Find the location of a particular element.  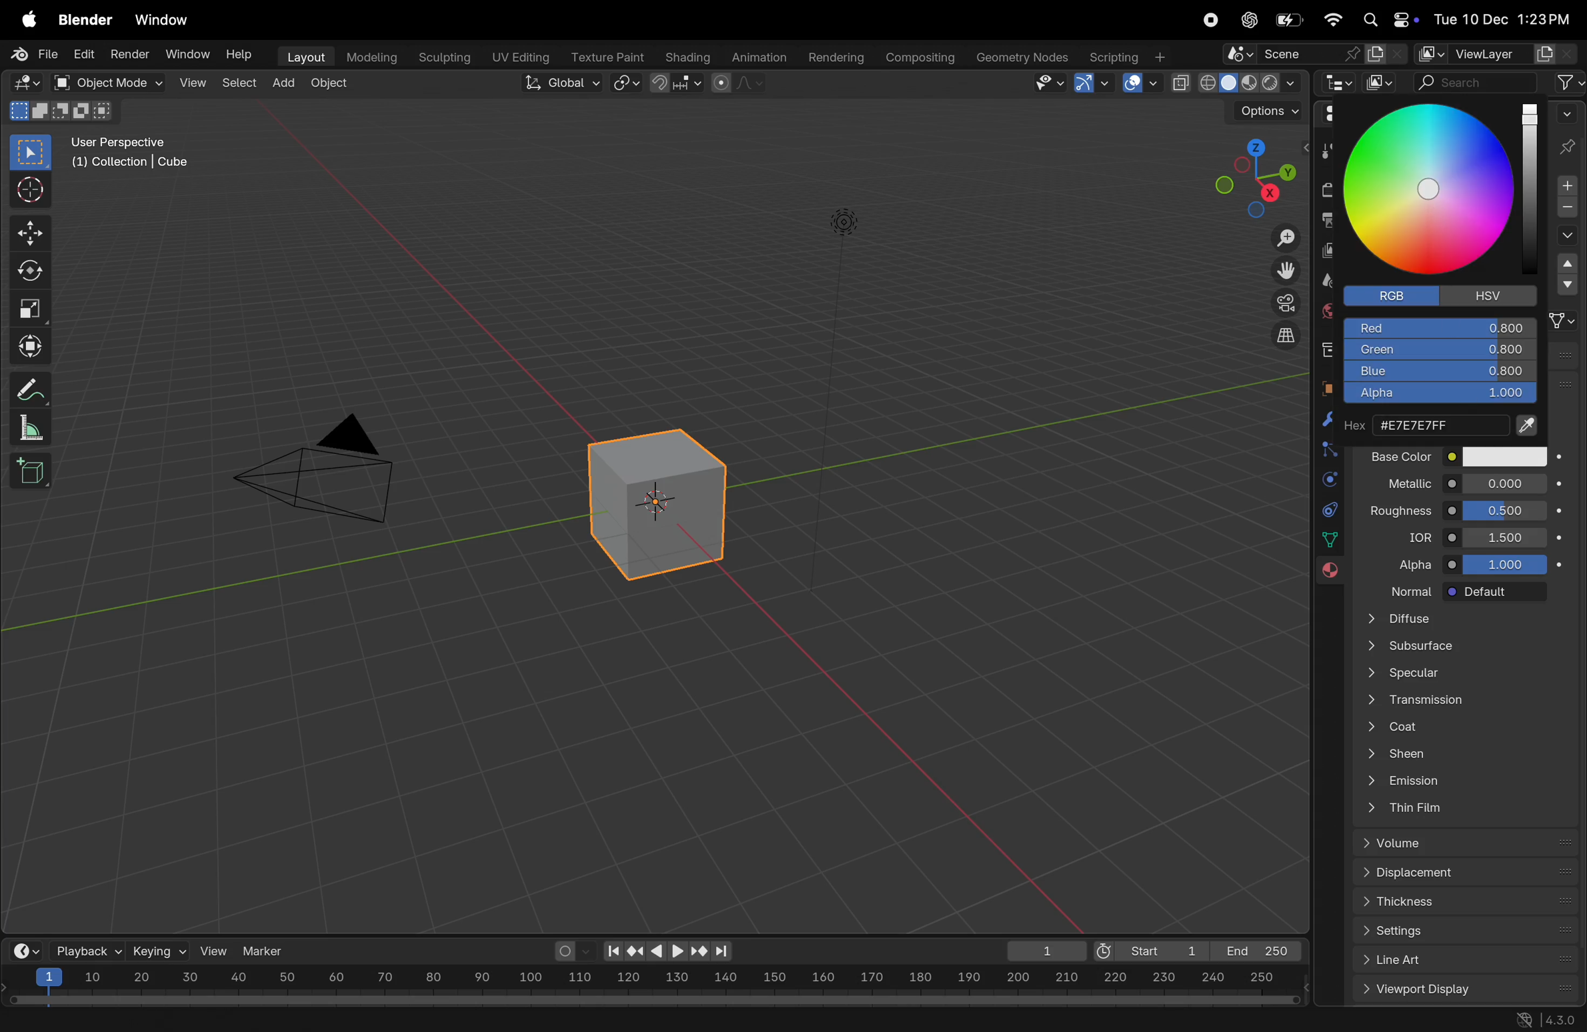

roughness is located at coordinates (1400, 508).